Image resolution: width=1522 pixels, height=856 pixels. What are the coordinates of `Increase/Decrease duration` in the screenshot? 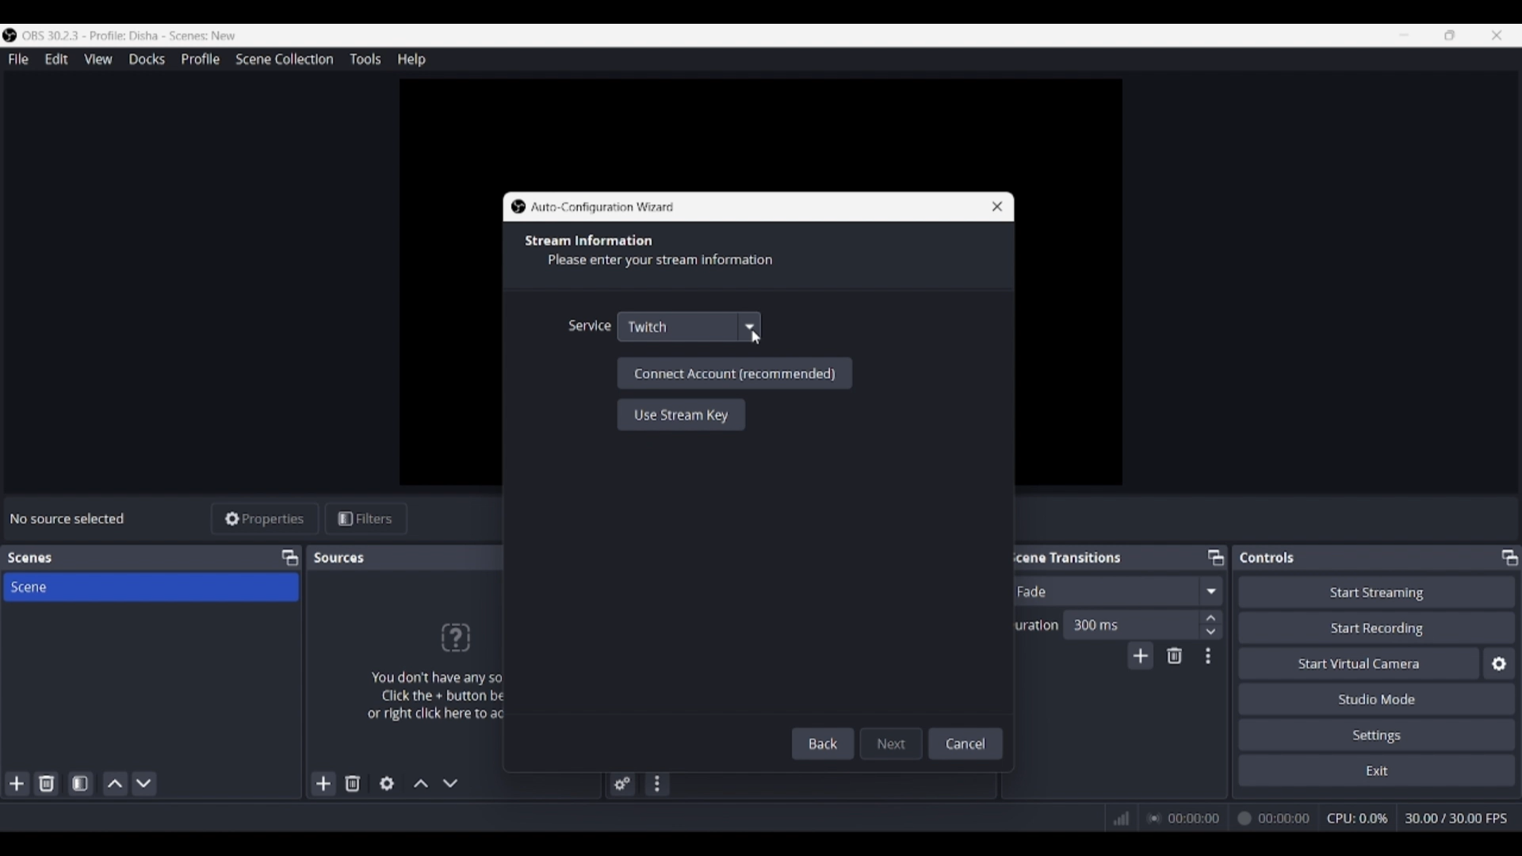 It's located at (1212, 624).